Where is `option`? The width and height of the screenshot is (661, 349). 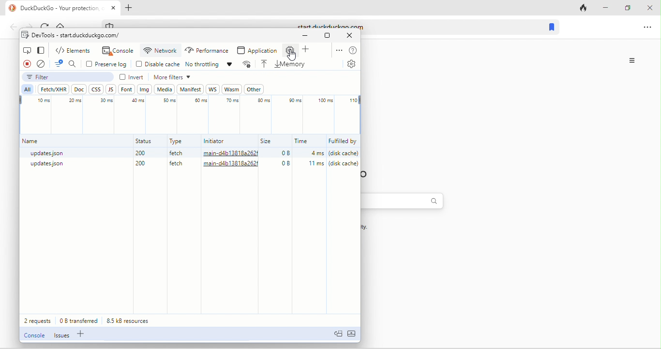
option is located at coordinates (648, 30).